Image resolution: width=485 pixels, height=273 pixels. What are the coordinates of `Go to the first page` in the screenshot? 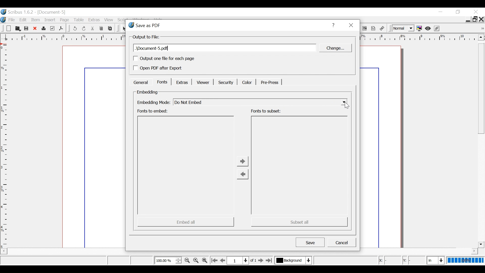 It's located at (214, 261).